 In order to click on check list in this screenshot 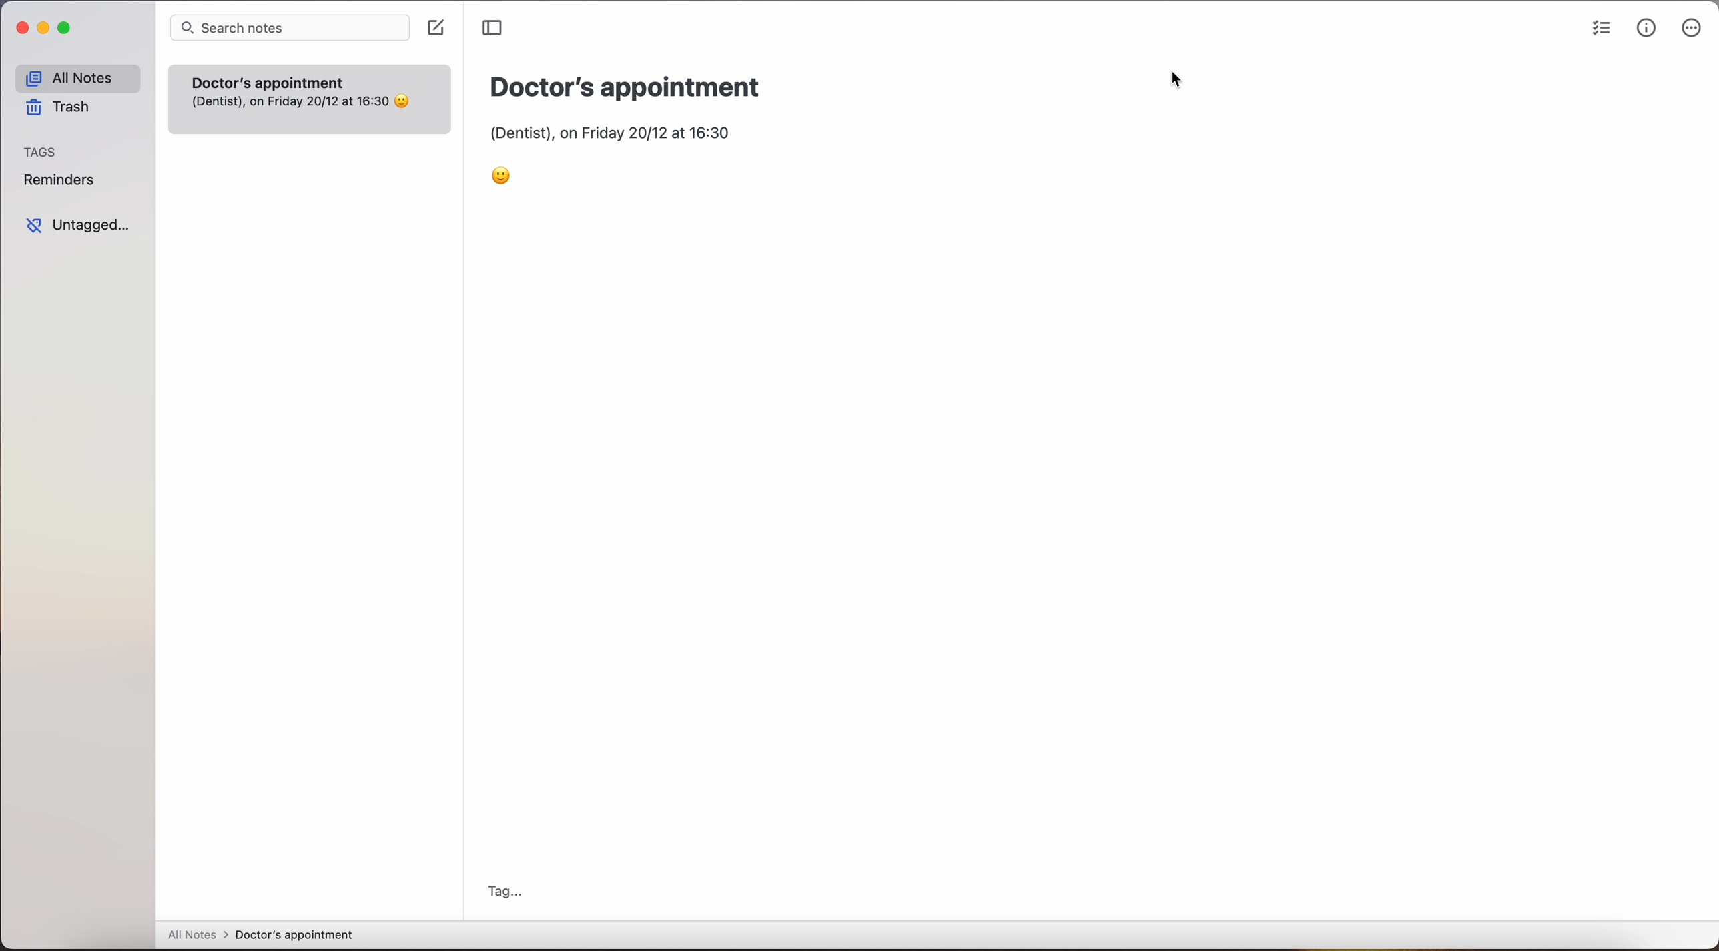, I will do `click(1598, 29)`.